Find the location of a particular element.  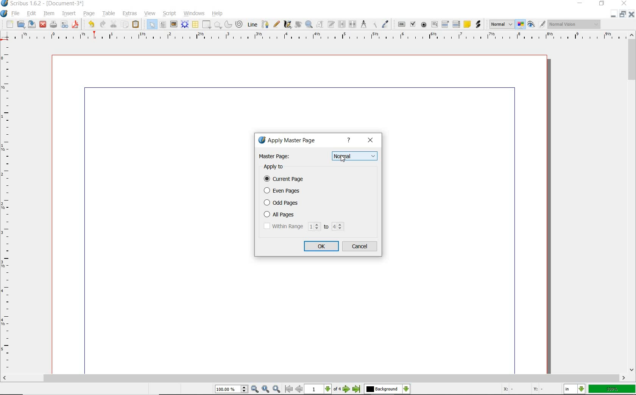

save as pdf is located at coordinates (75, 25).